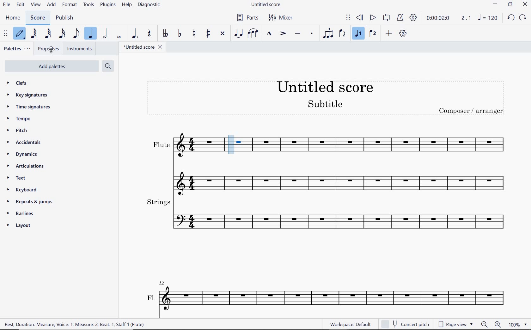 This screenshot has height=330, width=531. I want to click on VOICE 1, so click(358, 34).